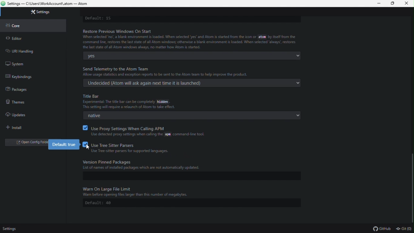  What do you see at coordinates (27, 143) in the screenshot?
I see `open folder` at bounding box center [27, 143].